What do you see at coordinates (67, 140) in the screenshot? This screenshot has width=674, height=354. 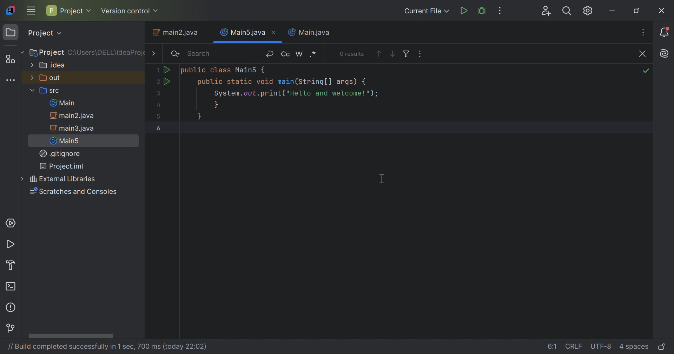 I see `Main5` at bounding box center [67, 140].